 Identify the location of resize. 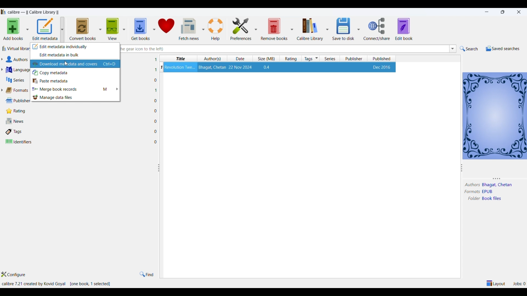
(462, 169).